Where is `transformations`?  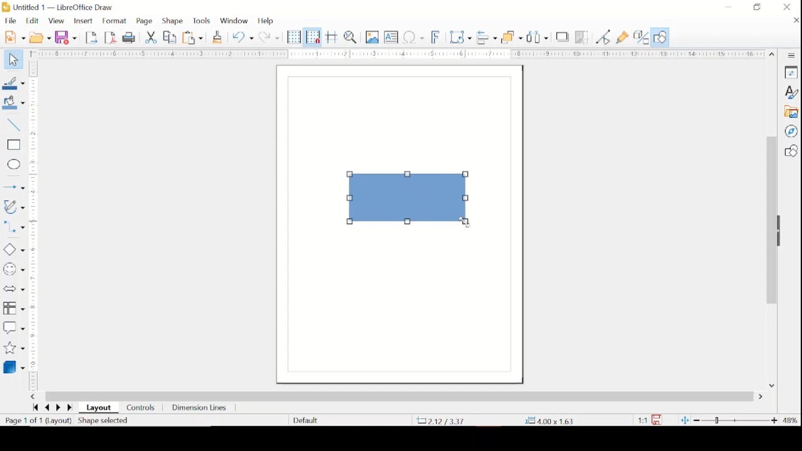
transformations is located at coordinates (462, 37).